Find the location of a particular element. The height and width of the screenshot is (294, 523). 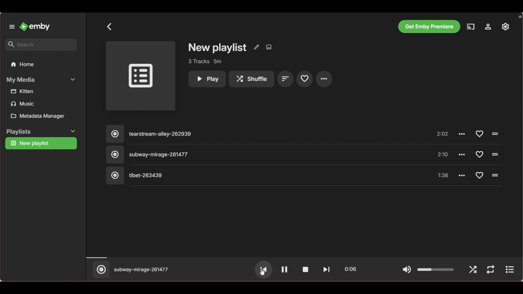

Change volume of song is located at coordinates (436, 269).